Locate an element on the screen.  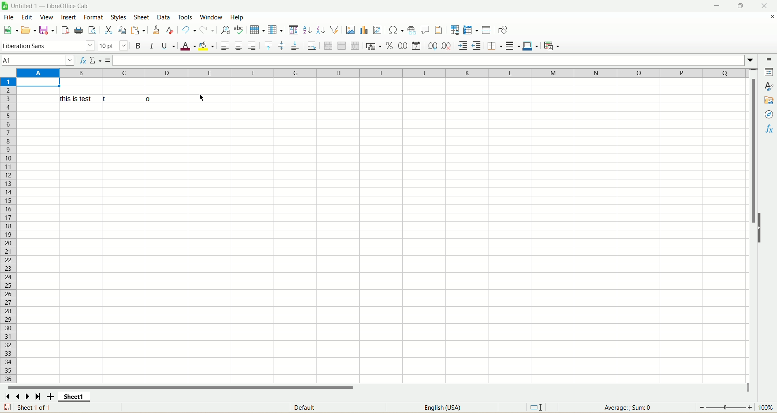
open is located at coordinates (27, 31).